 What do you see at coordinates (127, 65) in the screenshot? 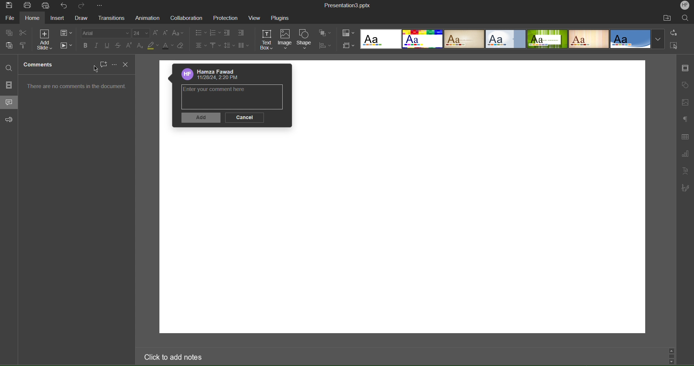
I see `Close` at bounding box center [127, 65].